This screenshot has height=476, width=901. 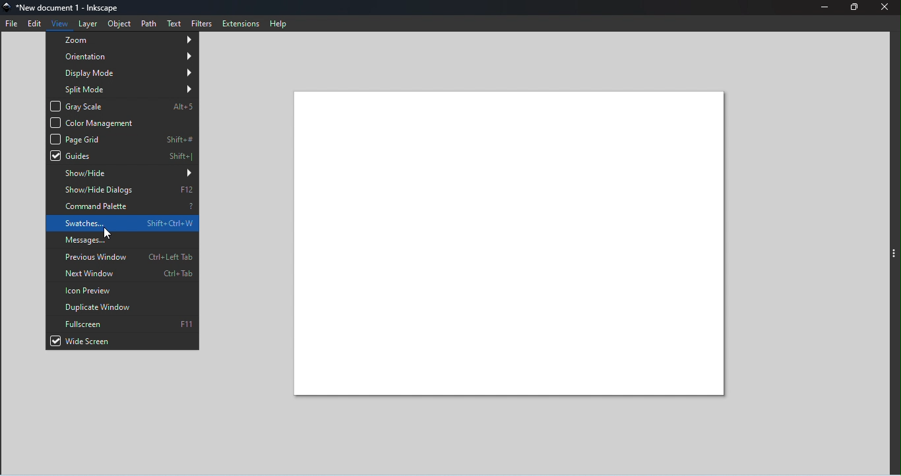 What do you see at coordinates (123, 189) in the screenshot?
I see `Show/hide dialogs` at bounding box center [123, 189].